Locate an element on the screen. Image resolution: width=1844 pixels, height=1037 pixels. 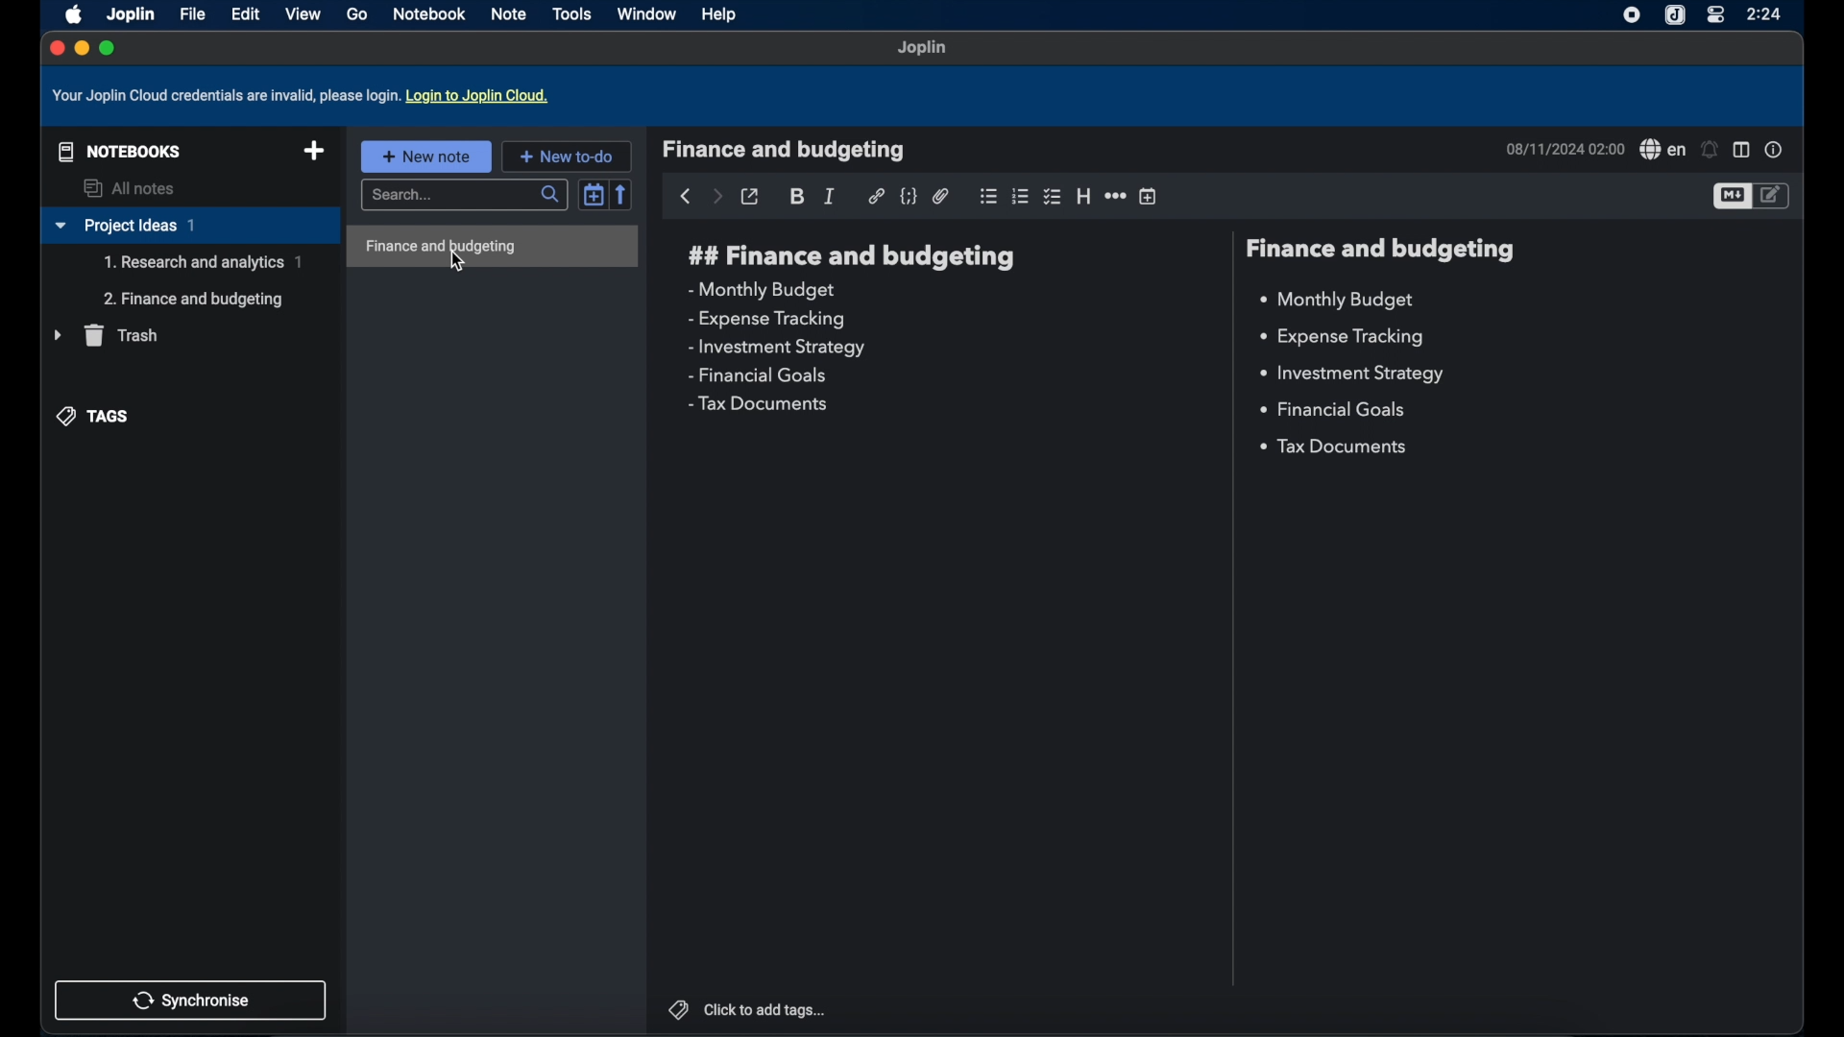
Joplin is located at coordinates (130, 13).